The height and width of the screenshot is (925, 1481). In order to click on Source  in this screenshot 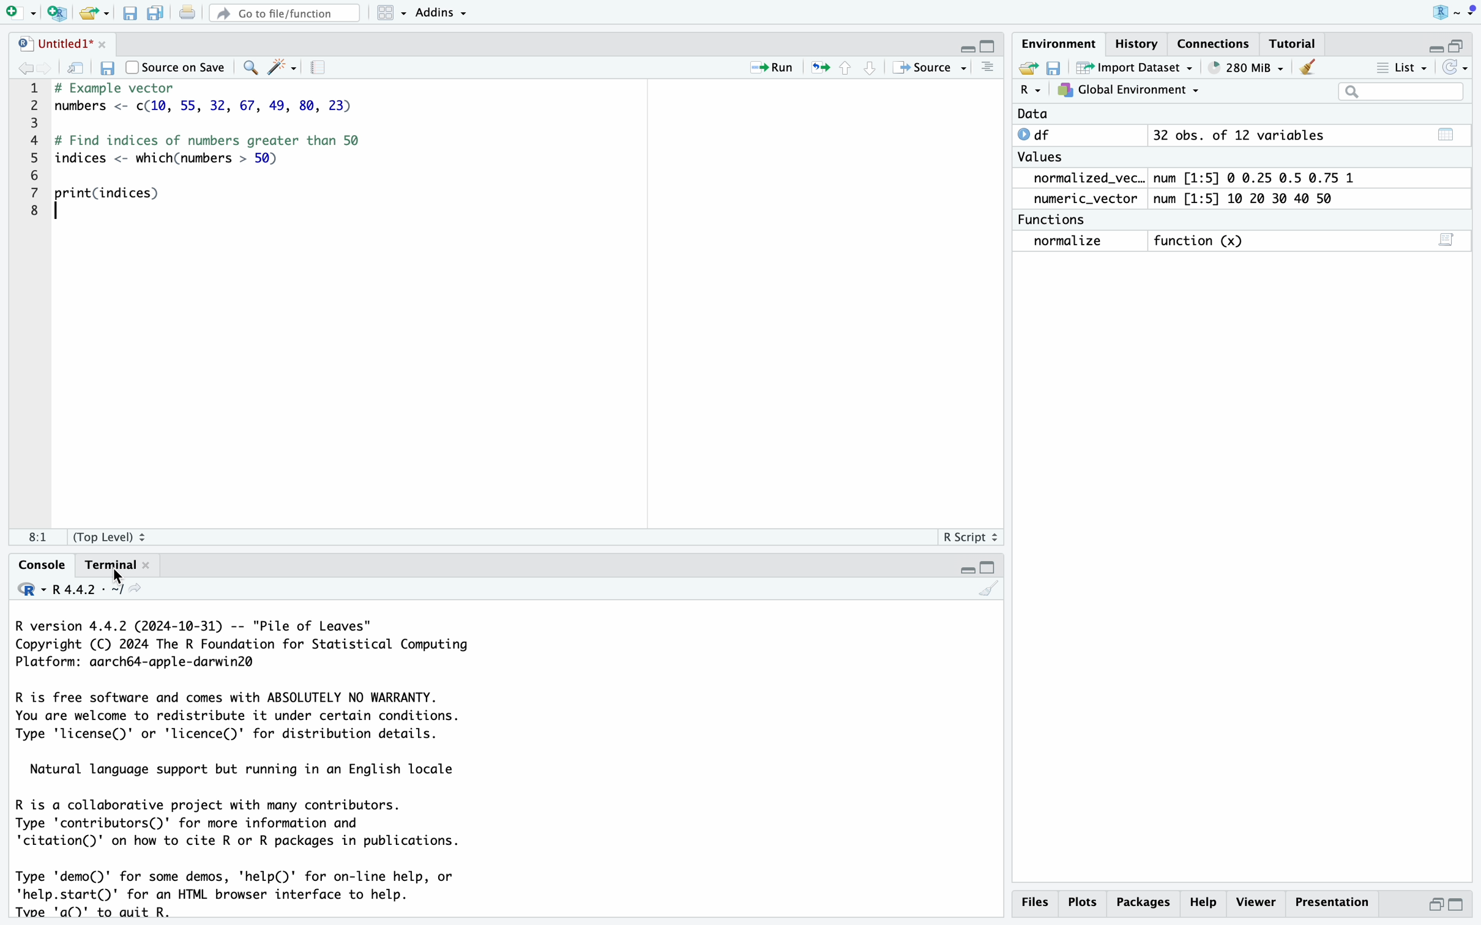, I will do `click(932, 67)`.